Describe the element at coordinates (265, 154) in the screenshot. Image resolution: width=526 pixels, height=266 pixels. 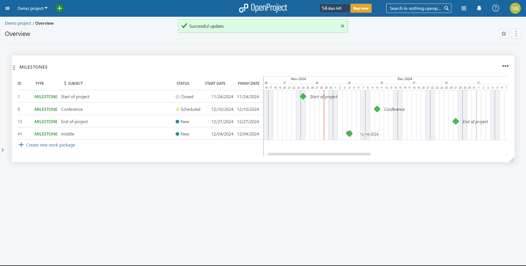
I see `scroll left` at that location.